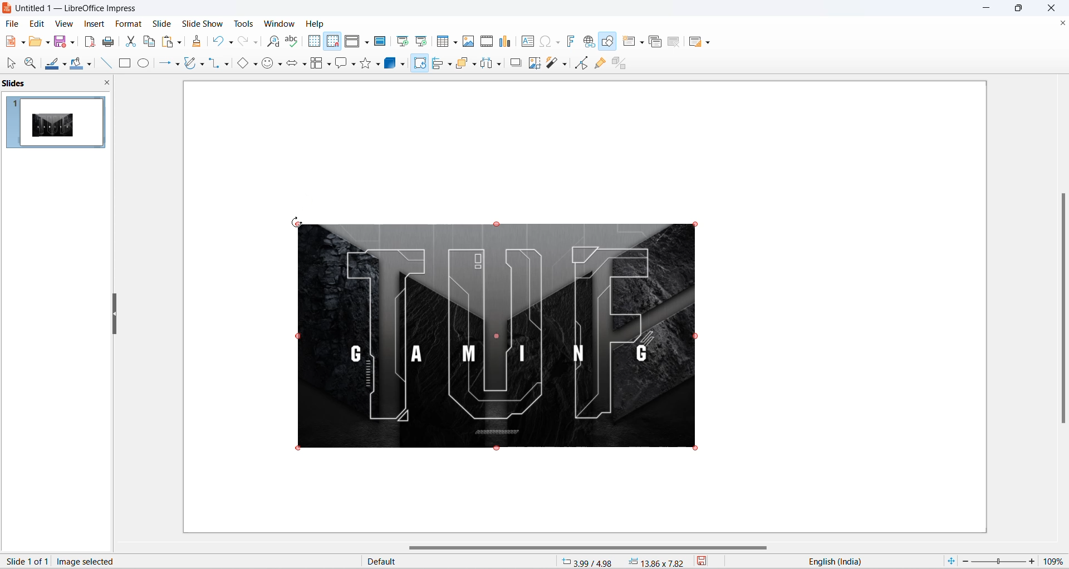 Image resolution: width=1069 pixels, height=569 pixels. I want to click on redo, so click(243, 42).